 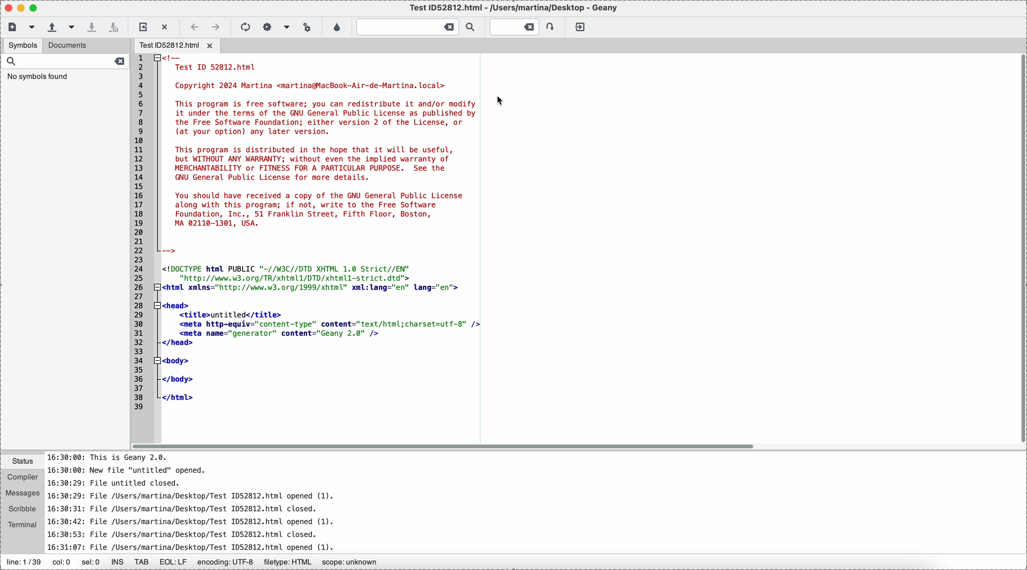 I want to click on build the current file, so click(x=277, y=26).